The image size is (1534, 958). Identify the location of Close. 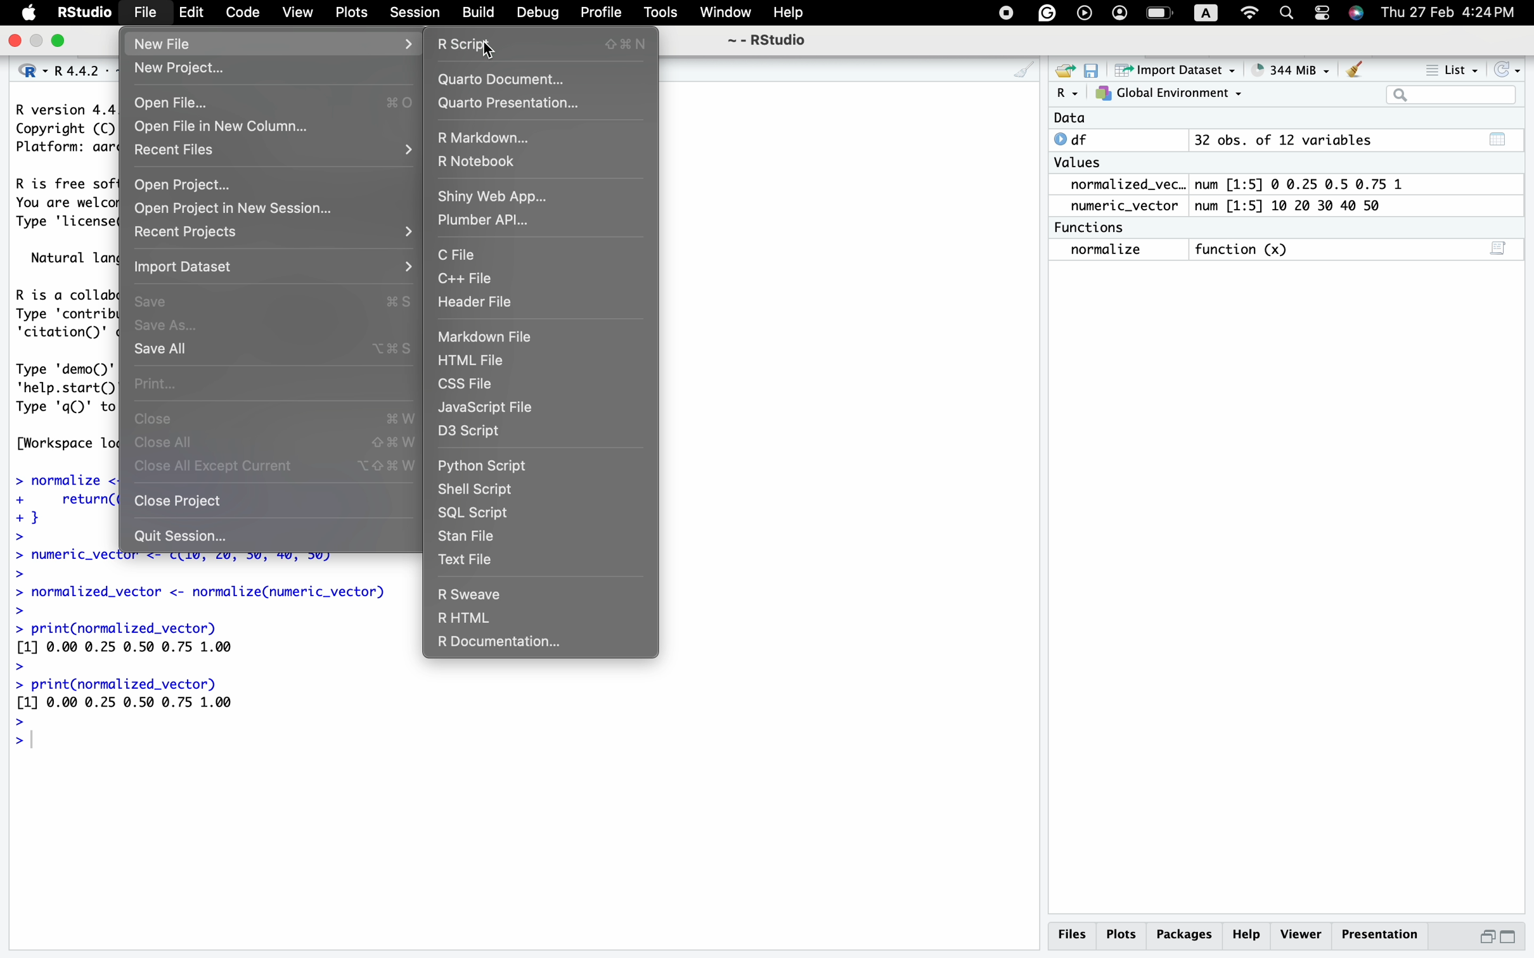
(152, 421).